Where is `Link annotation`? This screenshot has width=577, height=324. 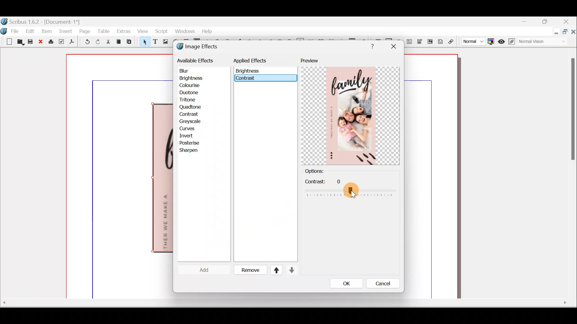 Link annotation is located at coordinates (452, 42).